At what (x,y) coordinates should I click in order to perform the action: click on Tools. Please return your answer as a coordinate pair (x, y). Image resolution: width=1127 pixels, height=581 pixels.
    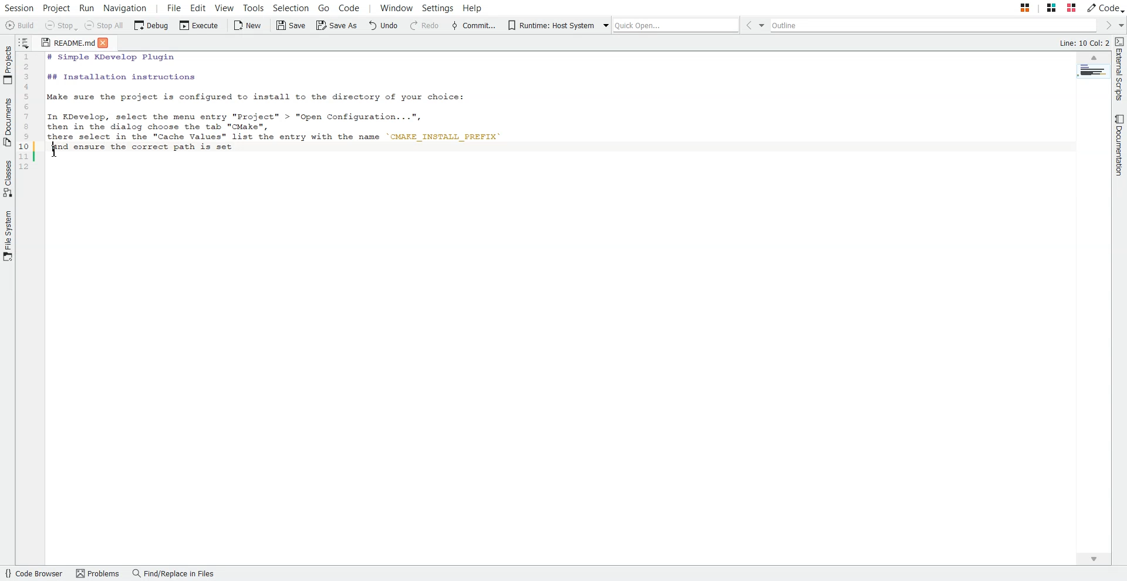
    Looking at the image, I should click on (254, 7).